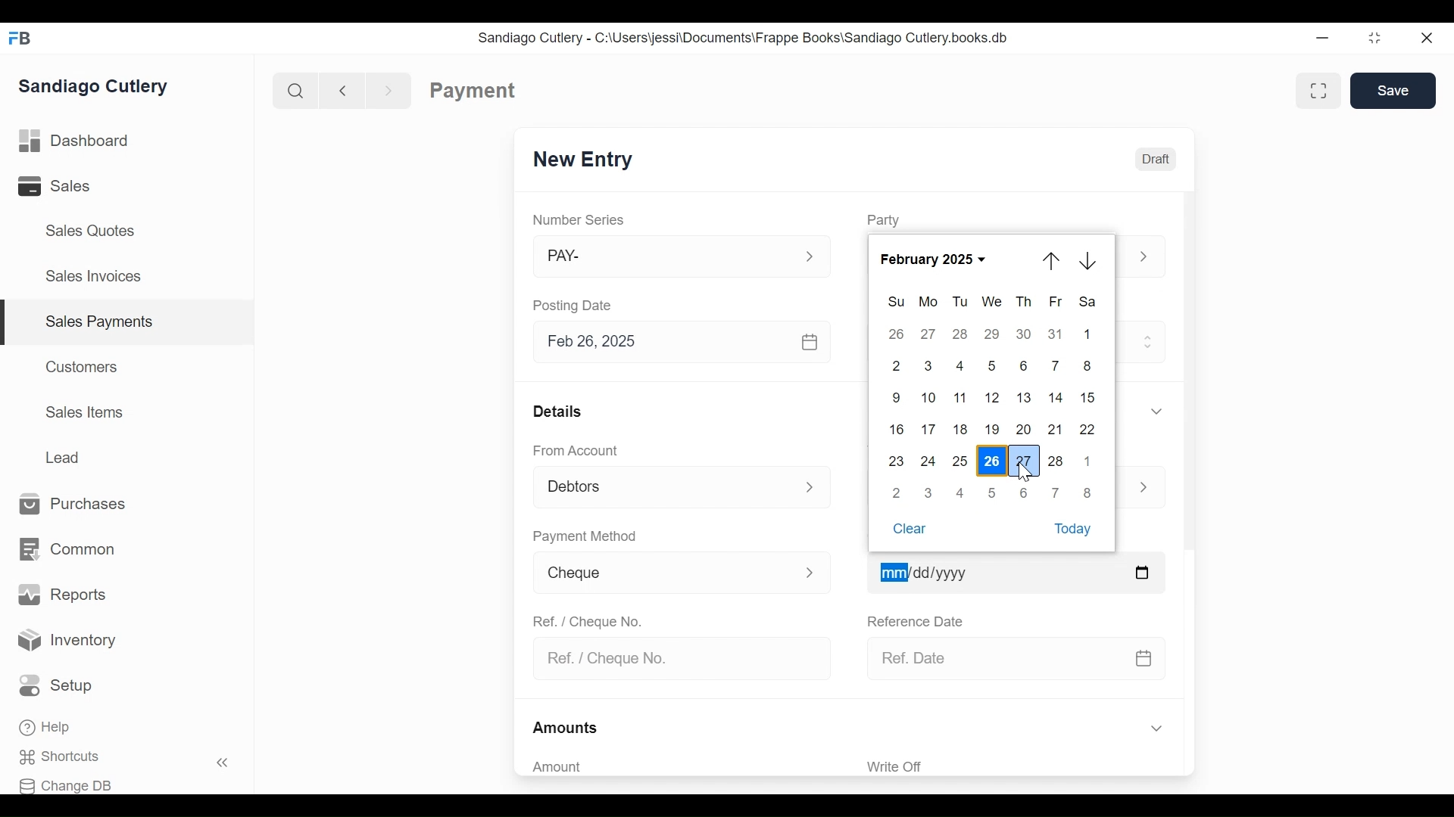 The height and width of the screenshot is (817, 1454). What do you see at coordinates (1056, 429) in the screenshot?
I see `21` at bounding box center [1056, 429].